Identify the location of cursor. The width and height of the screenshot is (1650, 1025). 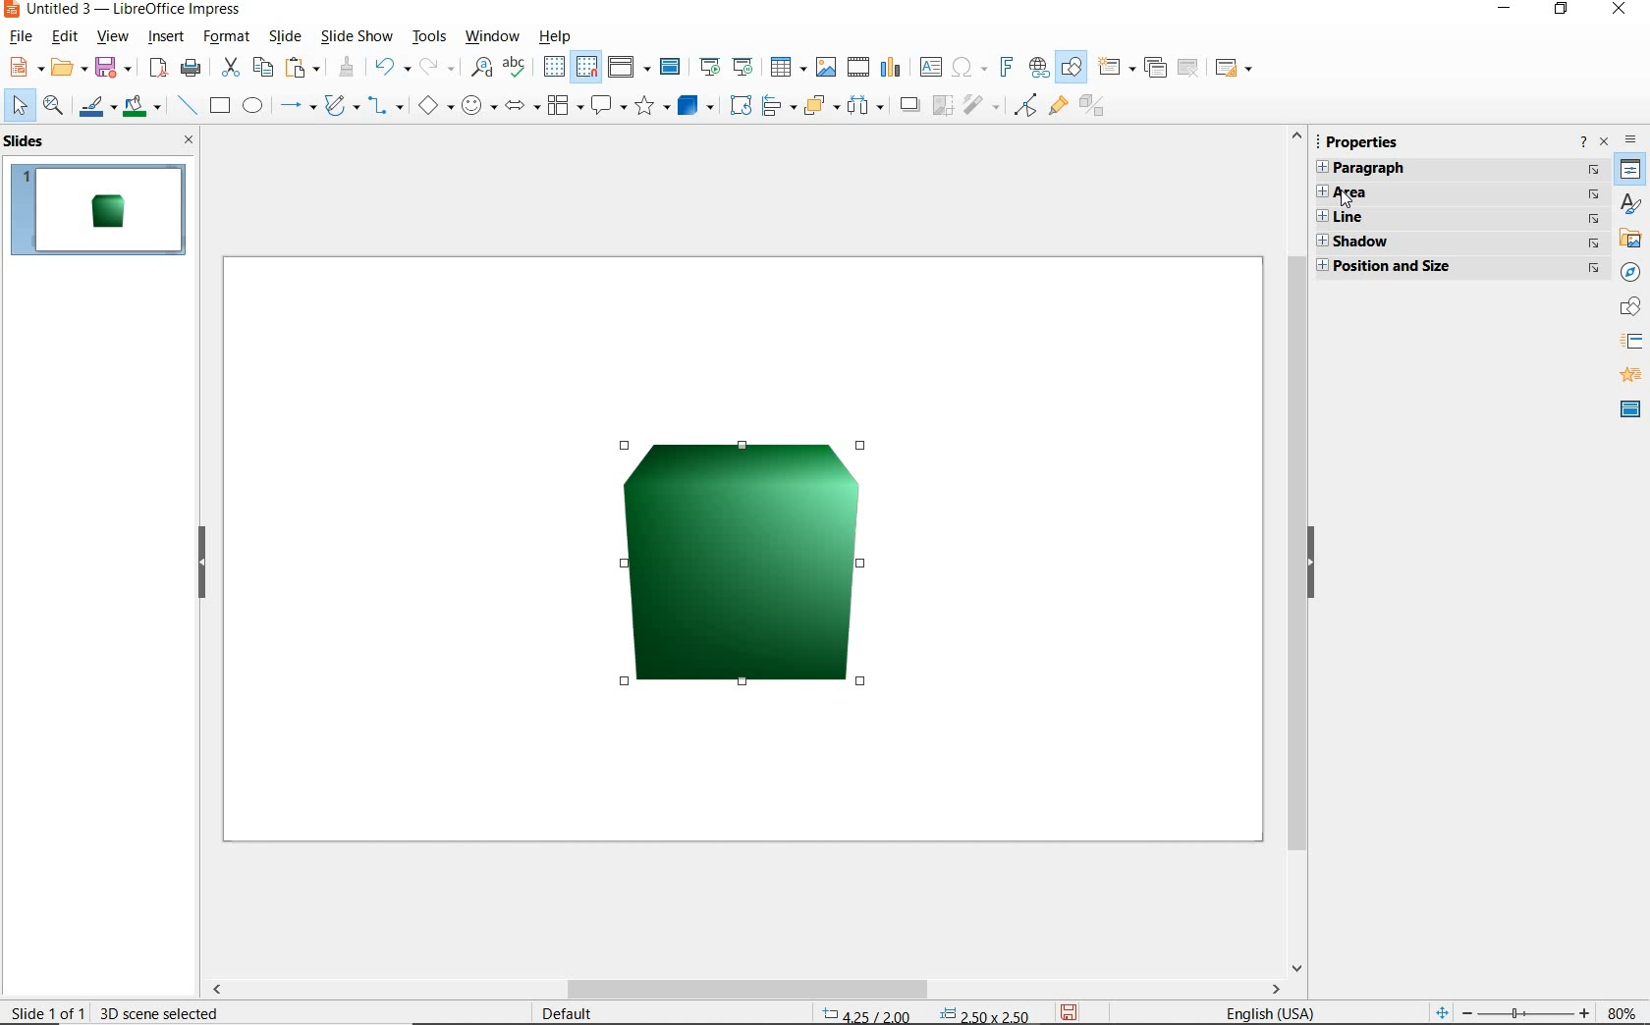
(1346, 200).